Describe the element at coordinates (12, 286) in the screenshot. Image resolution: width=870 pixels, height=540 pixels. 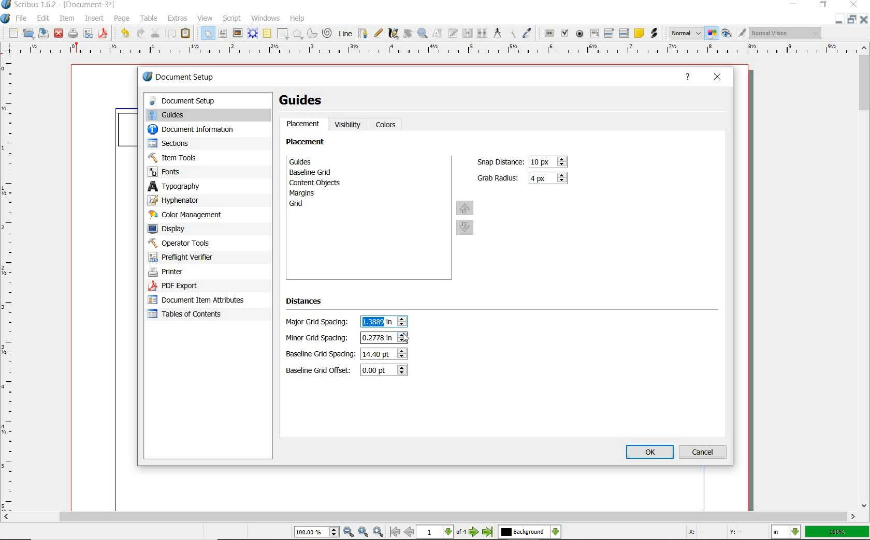
I see `ruler` at that location.